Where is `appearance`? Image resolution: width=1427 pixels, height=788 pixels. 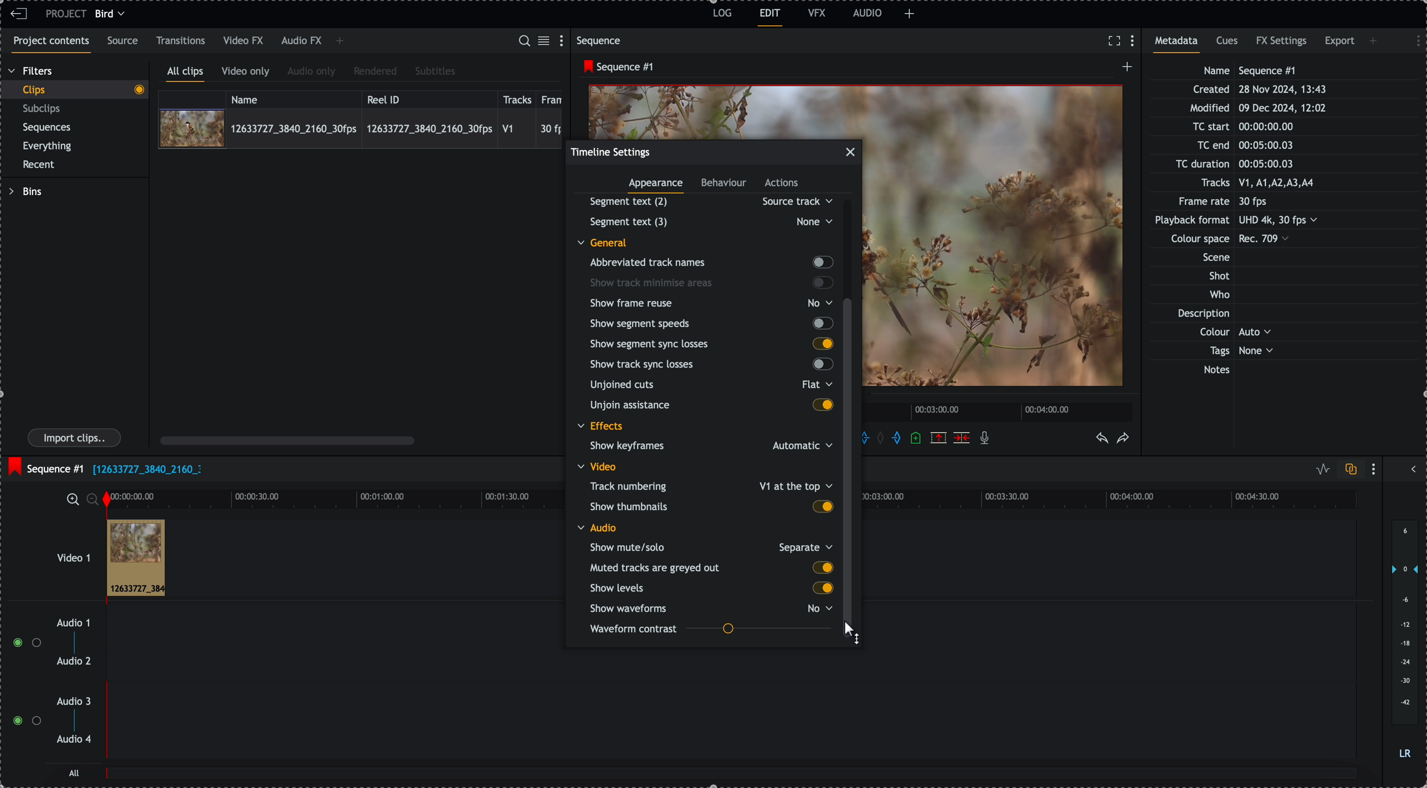 appearance is located at coordinates (658, 186).